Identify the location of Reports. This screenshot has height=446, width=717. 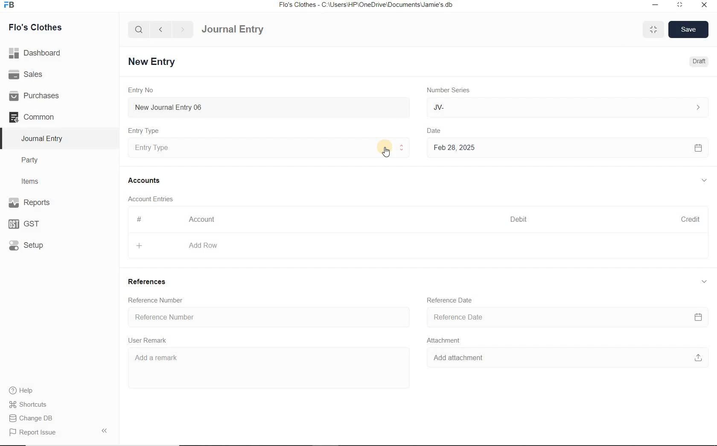
(43, 203).